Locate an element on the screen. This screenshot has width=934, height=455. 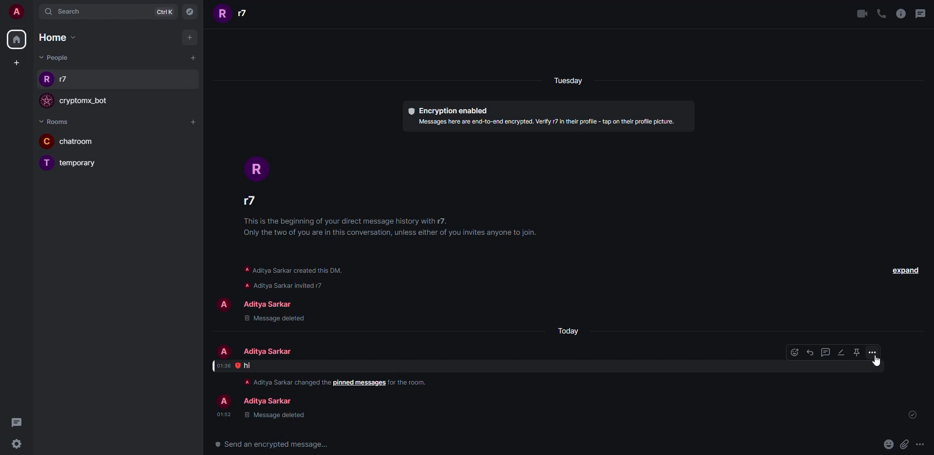
info is located at coordinates (284, 382).